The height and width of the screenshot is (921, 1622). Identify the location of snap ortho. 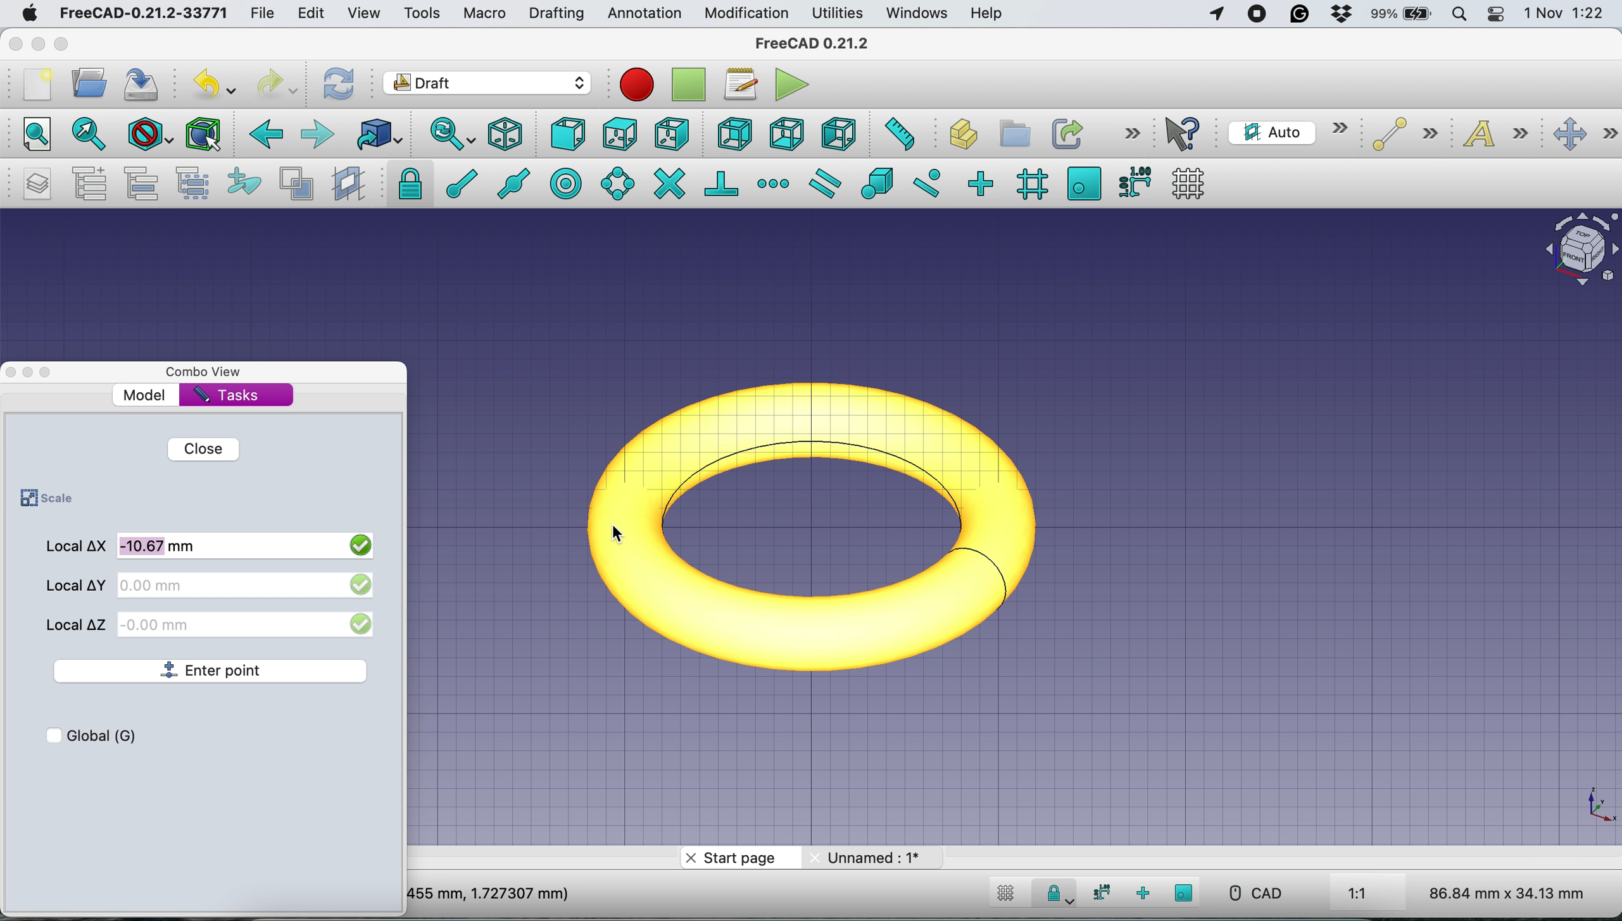
(984, 182).